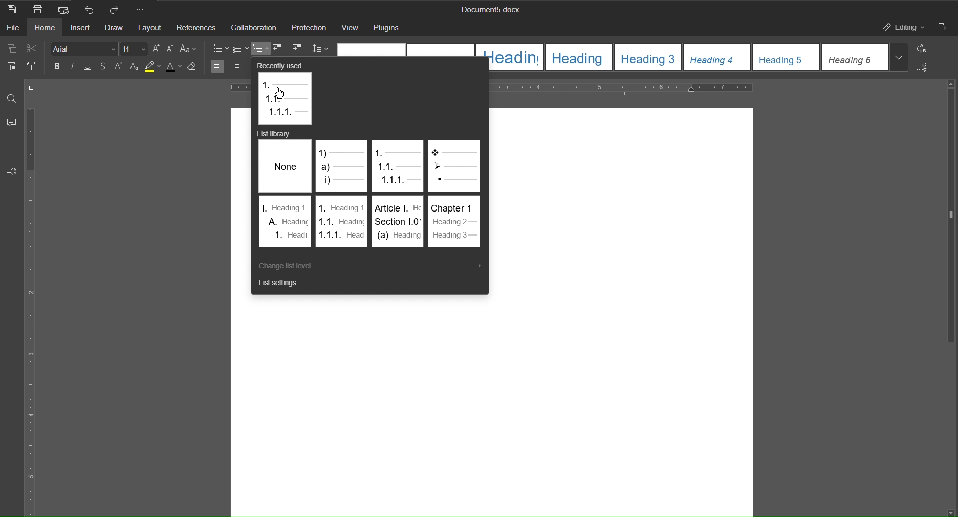 This screenshot has width=958, height=517. Describe the element at coordinates (11, 99) in the screenshot. I see `Find` at that location.